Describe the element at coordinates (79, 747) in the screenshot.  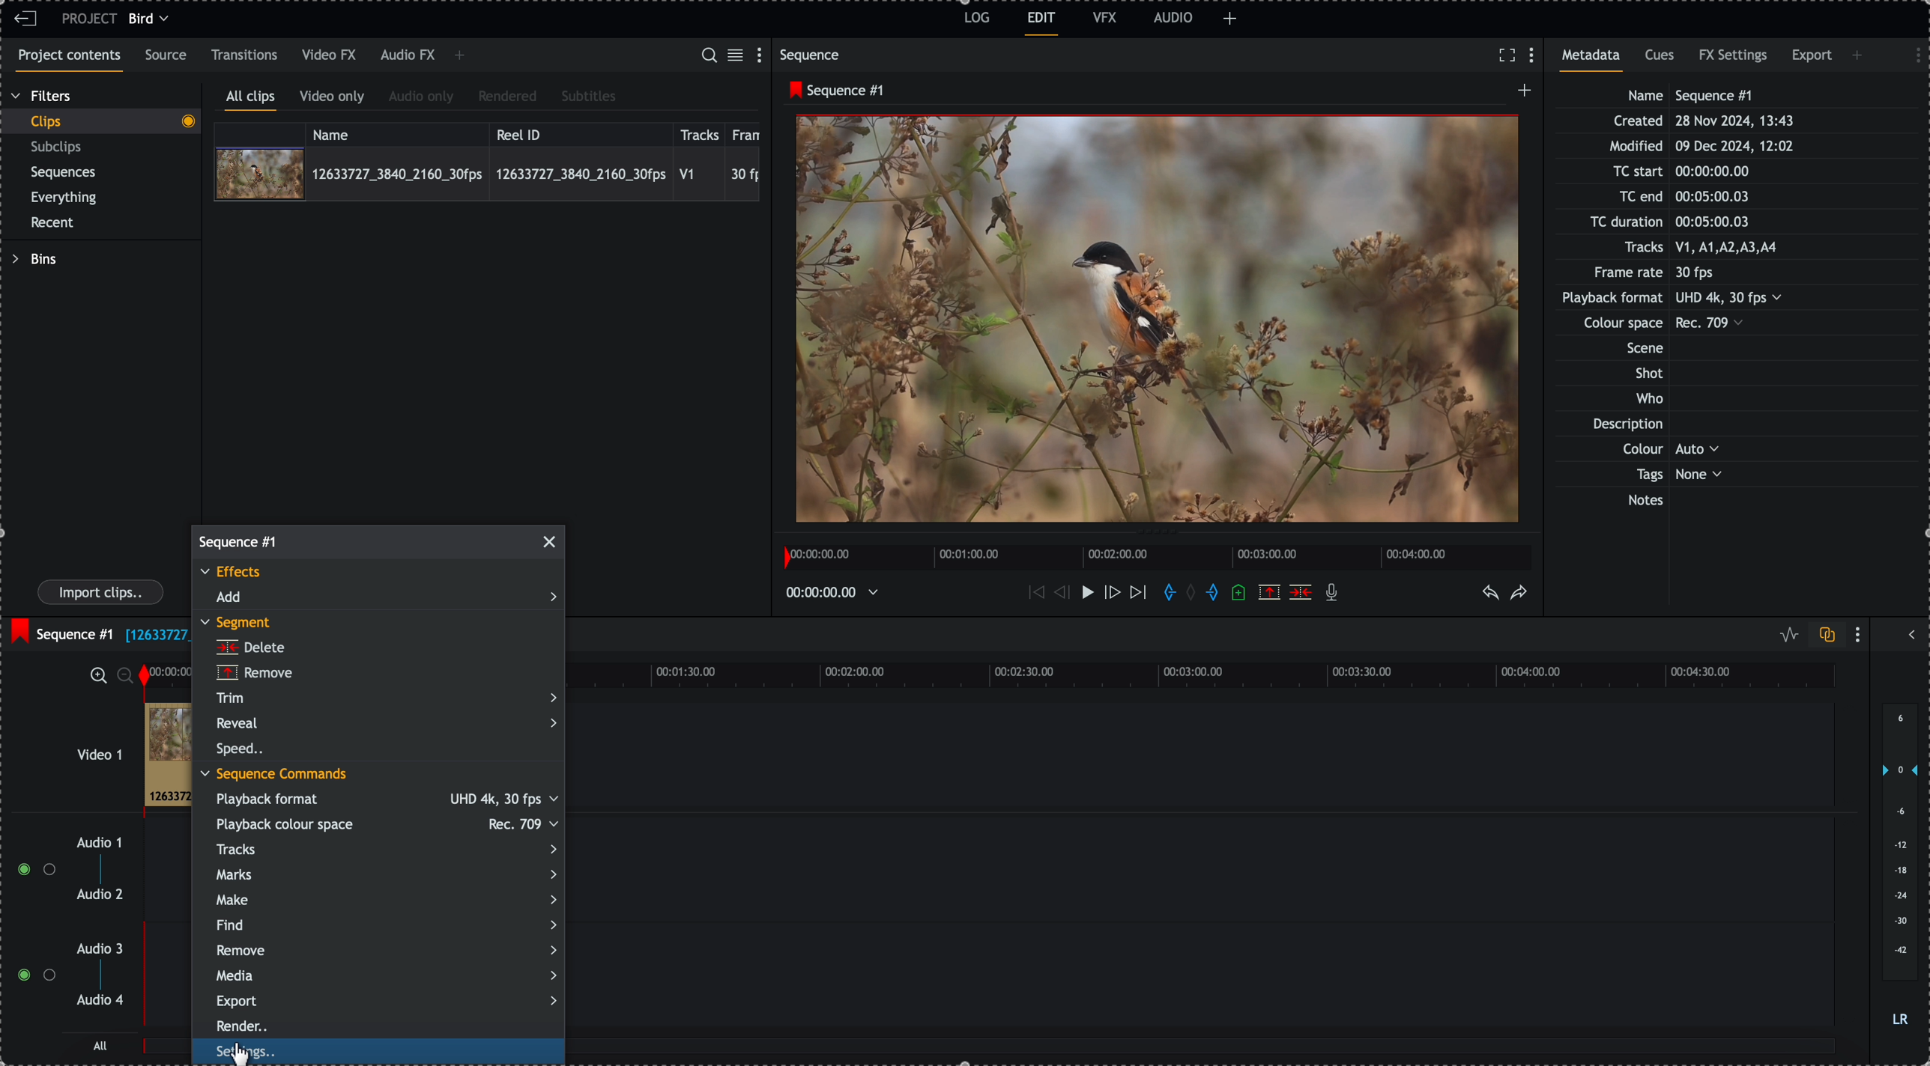
I see `video 1` at that location.